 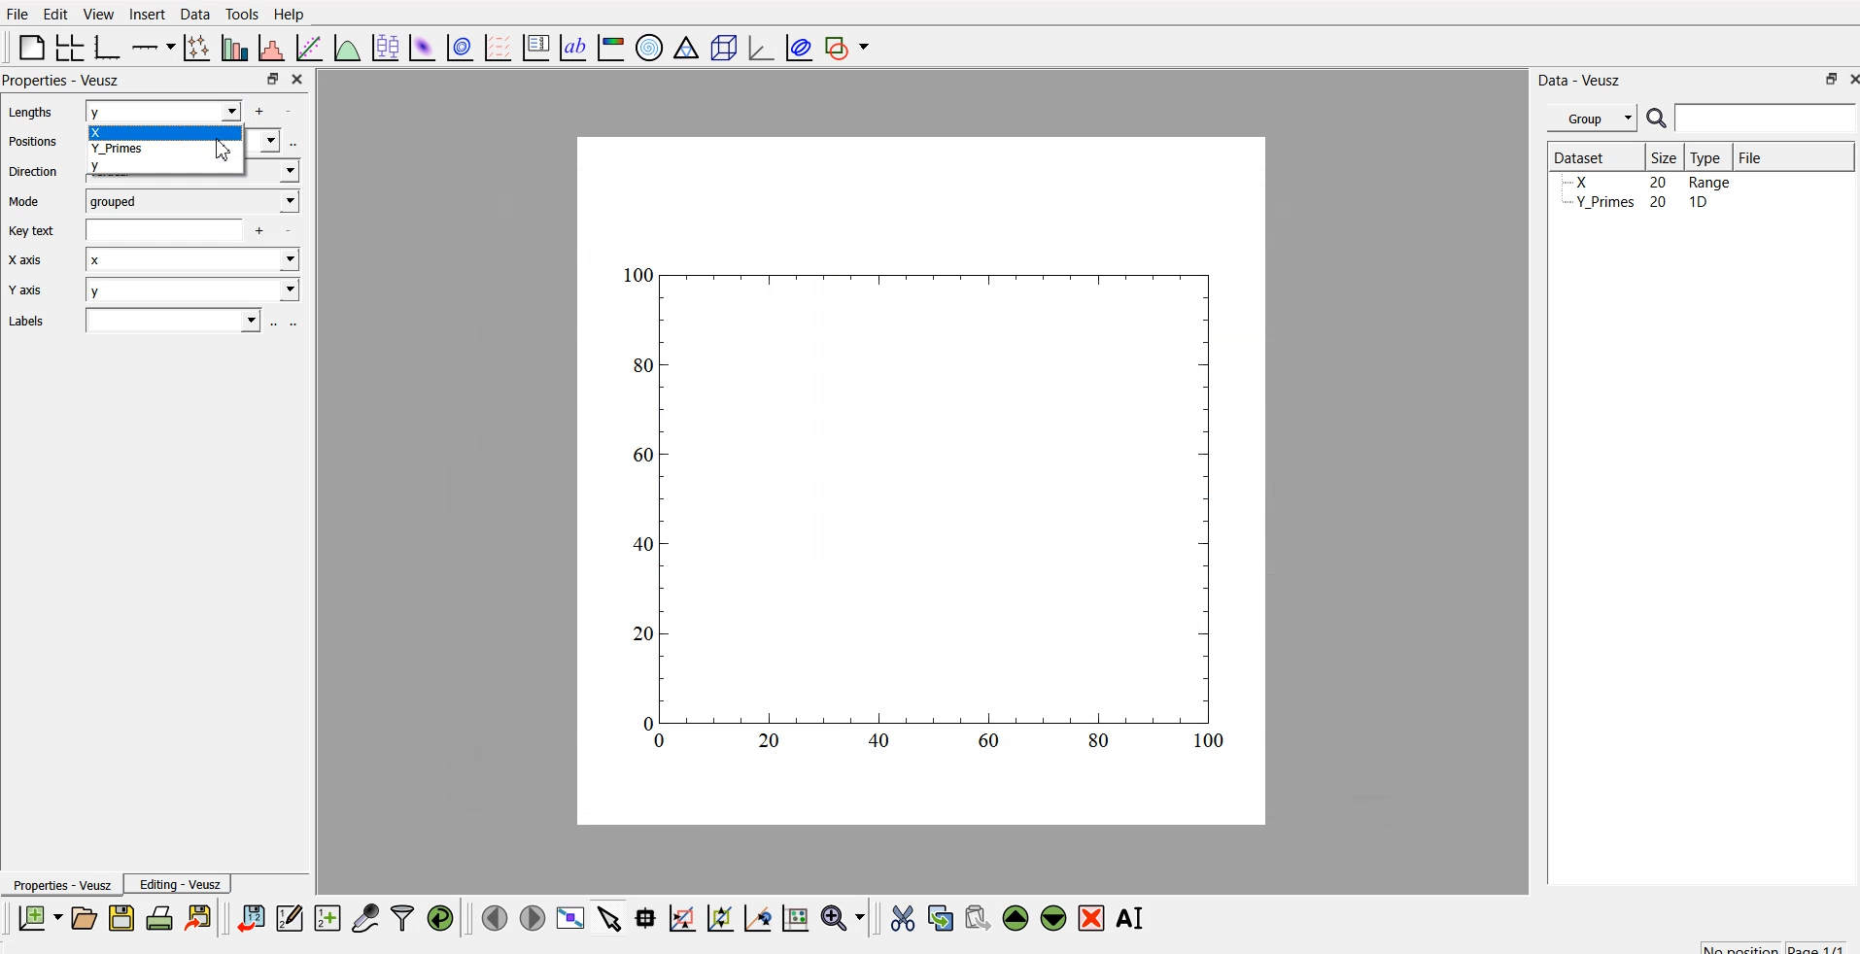 What do you see at coordinates (345, 48) in the screenshot?
I see `plot function` at bounding box center [345, 48].